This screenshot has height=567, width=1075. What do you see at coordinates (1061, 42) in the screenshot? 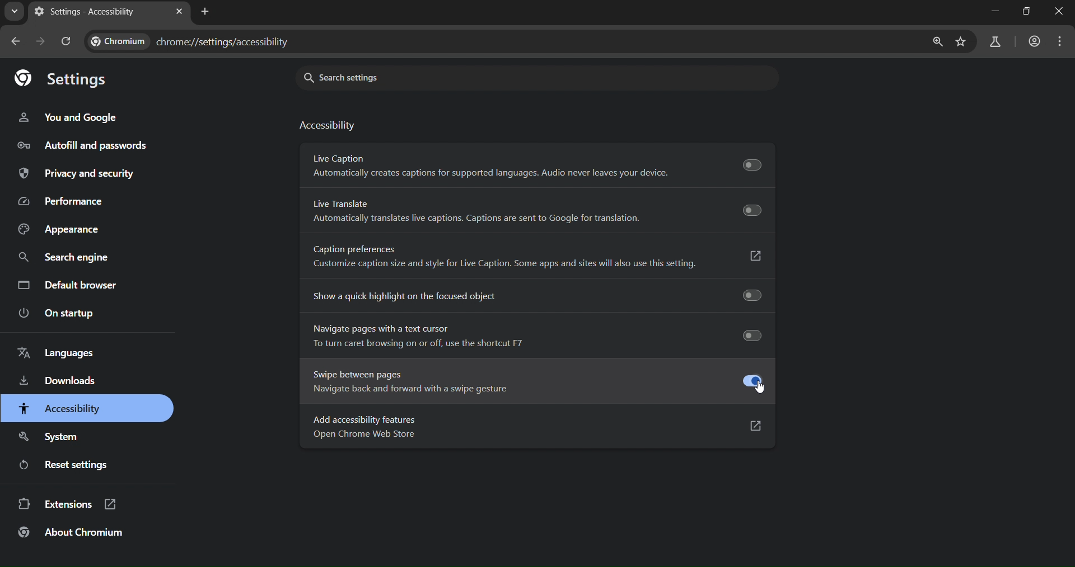
I see `menu` at bounding box center [1061, 42].